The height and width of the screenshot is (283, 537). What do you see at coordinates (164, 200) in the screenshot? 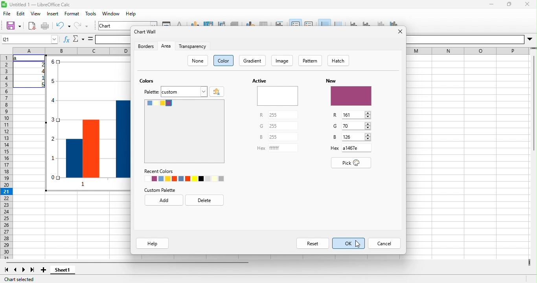
I see `add` at bounding box center [164, 200].